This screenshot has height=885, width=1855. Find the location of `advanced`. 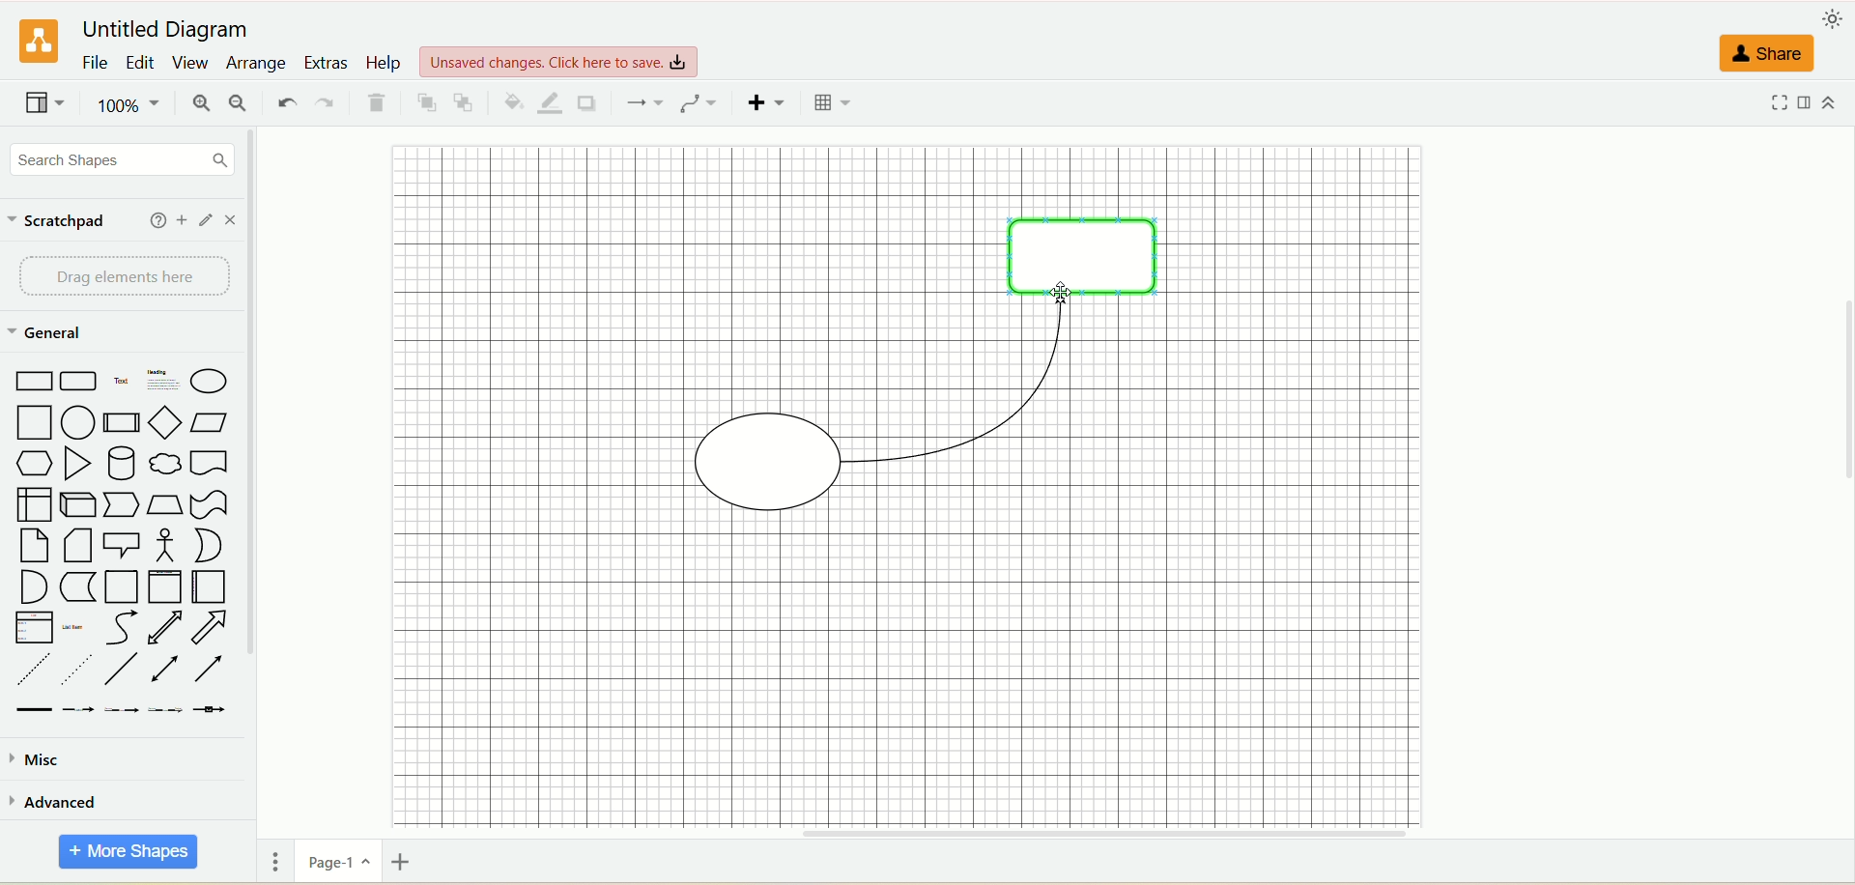

advanced is located at coordinates (56, 801).